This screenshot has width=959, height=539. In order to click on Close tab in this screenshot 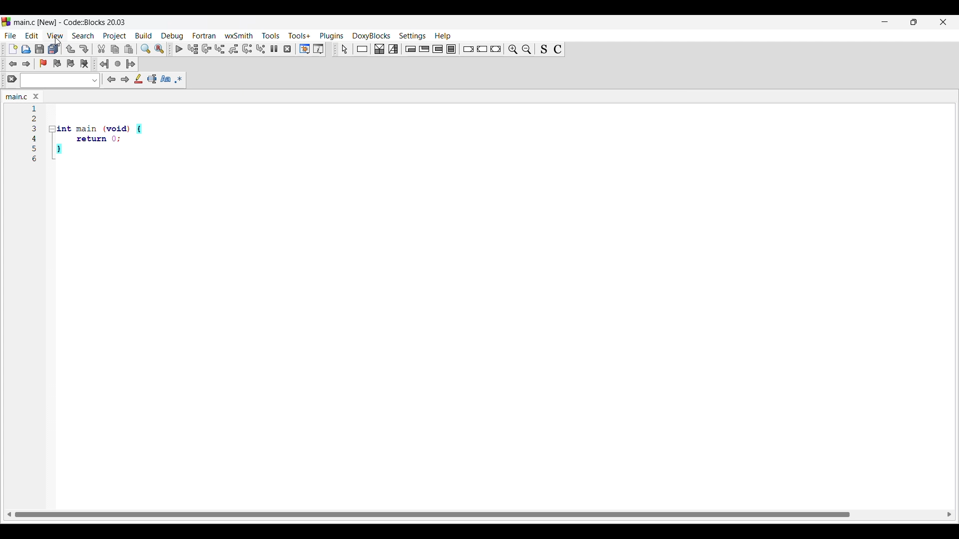, I will do `click(35, 96)`.